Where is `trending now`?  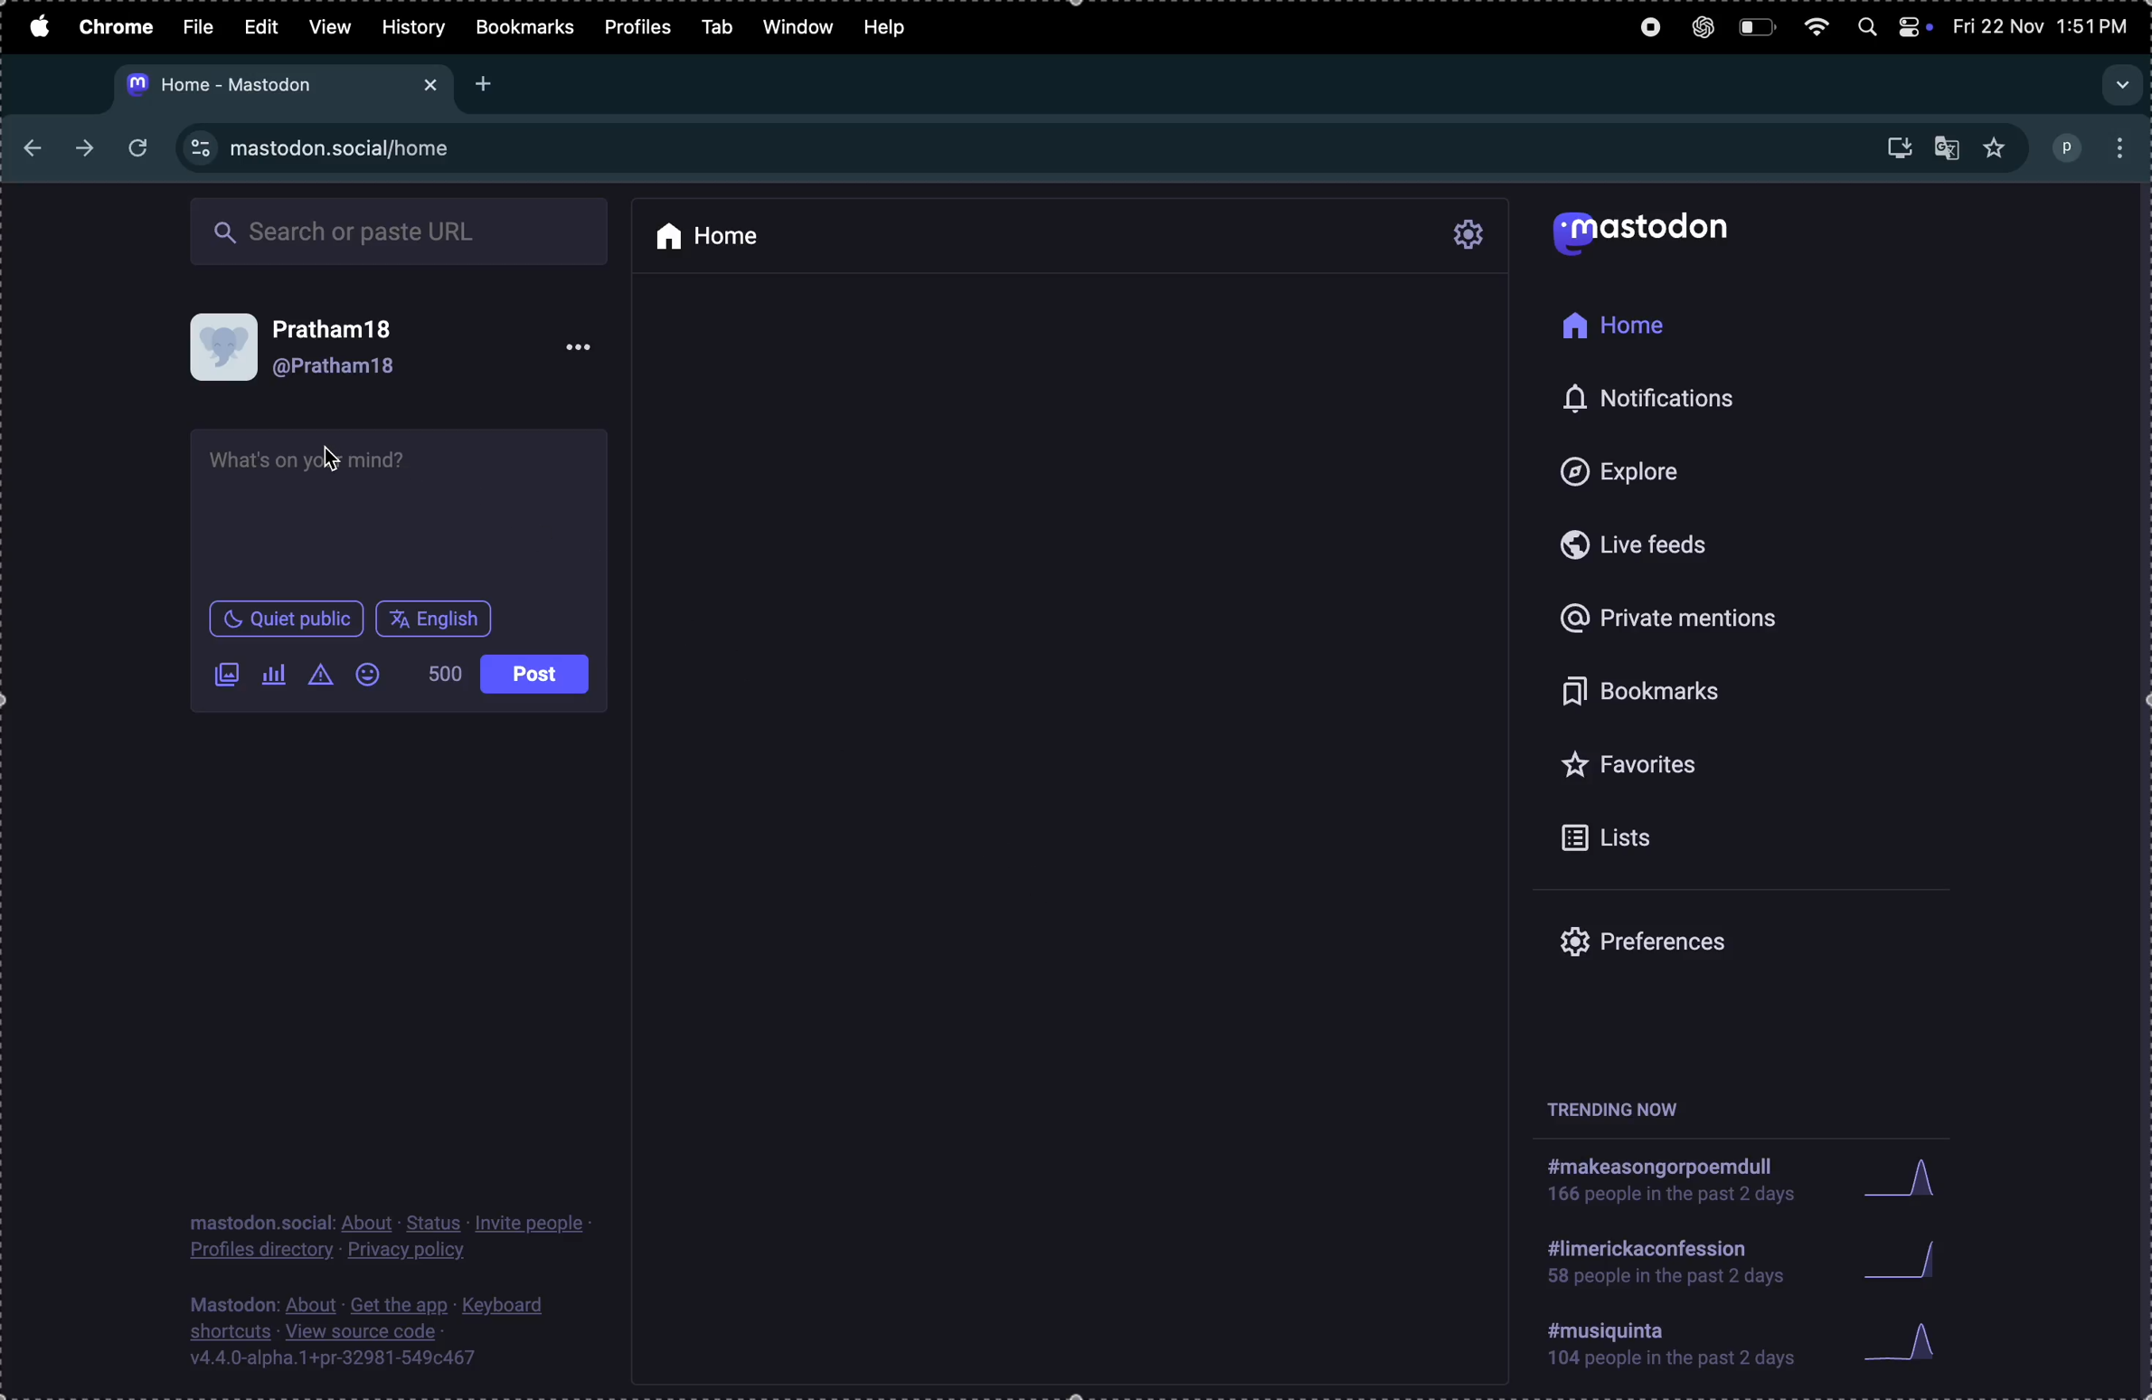
trending now is located at coordinates (1616, 1107).